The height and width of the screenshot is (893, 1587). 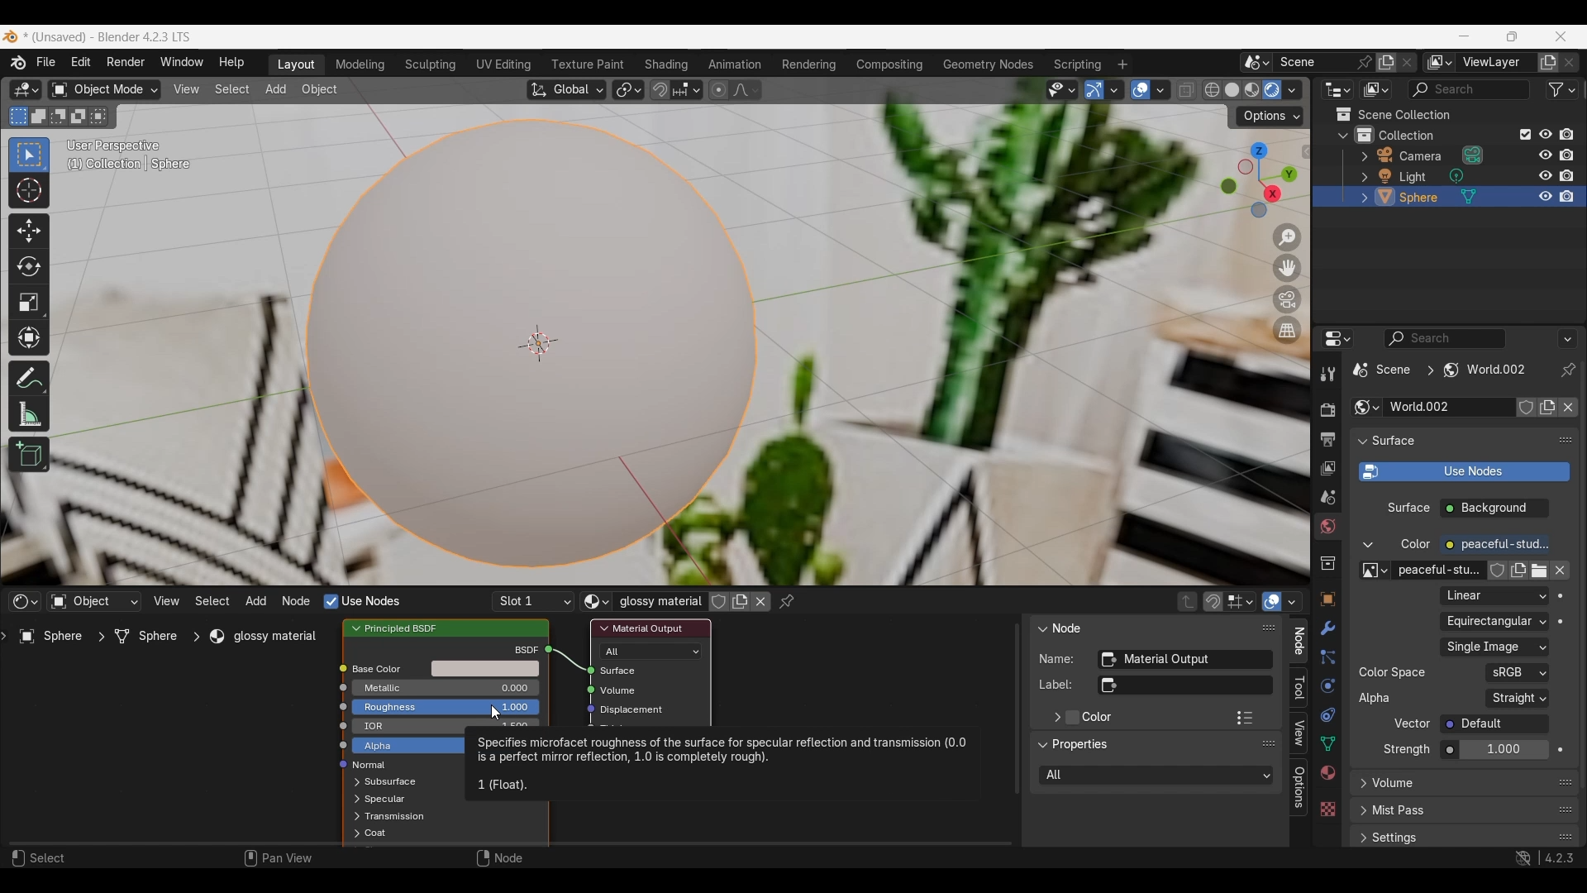 I want to click on icon, so click(x=338, y=766).